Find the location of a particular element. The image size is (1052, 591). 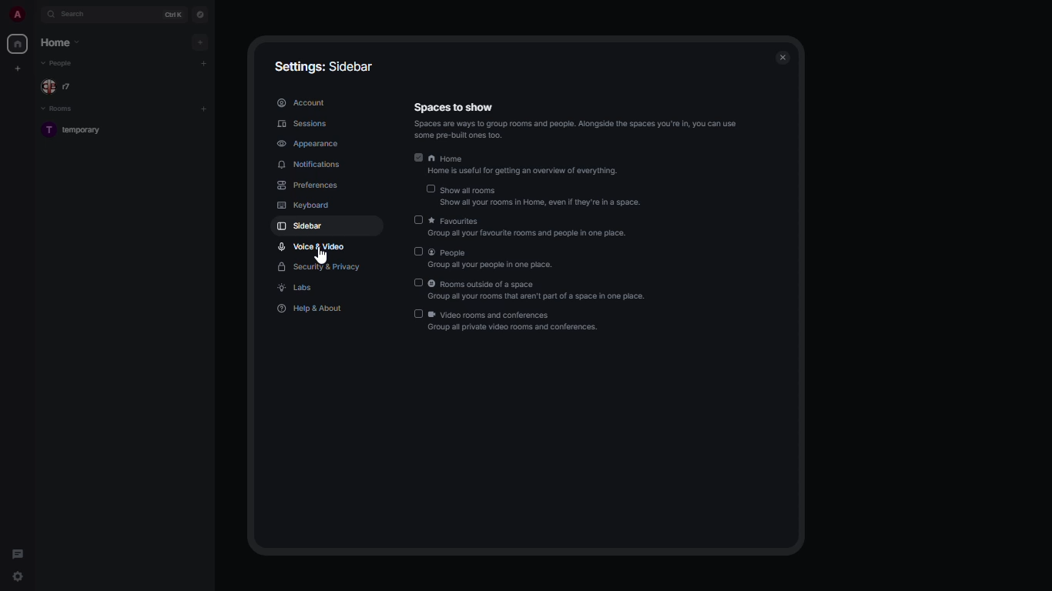

close is located at coordinates (781, 58).